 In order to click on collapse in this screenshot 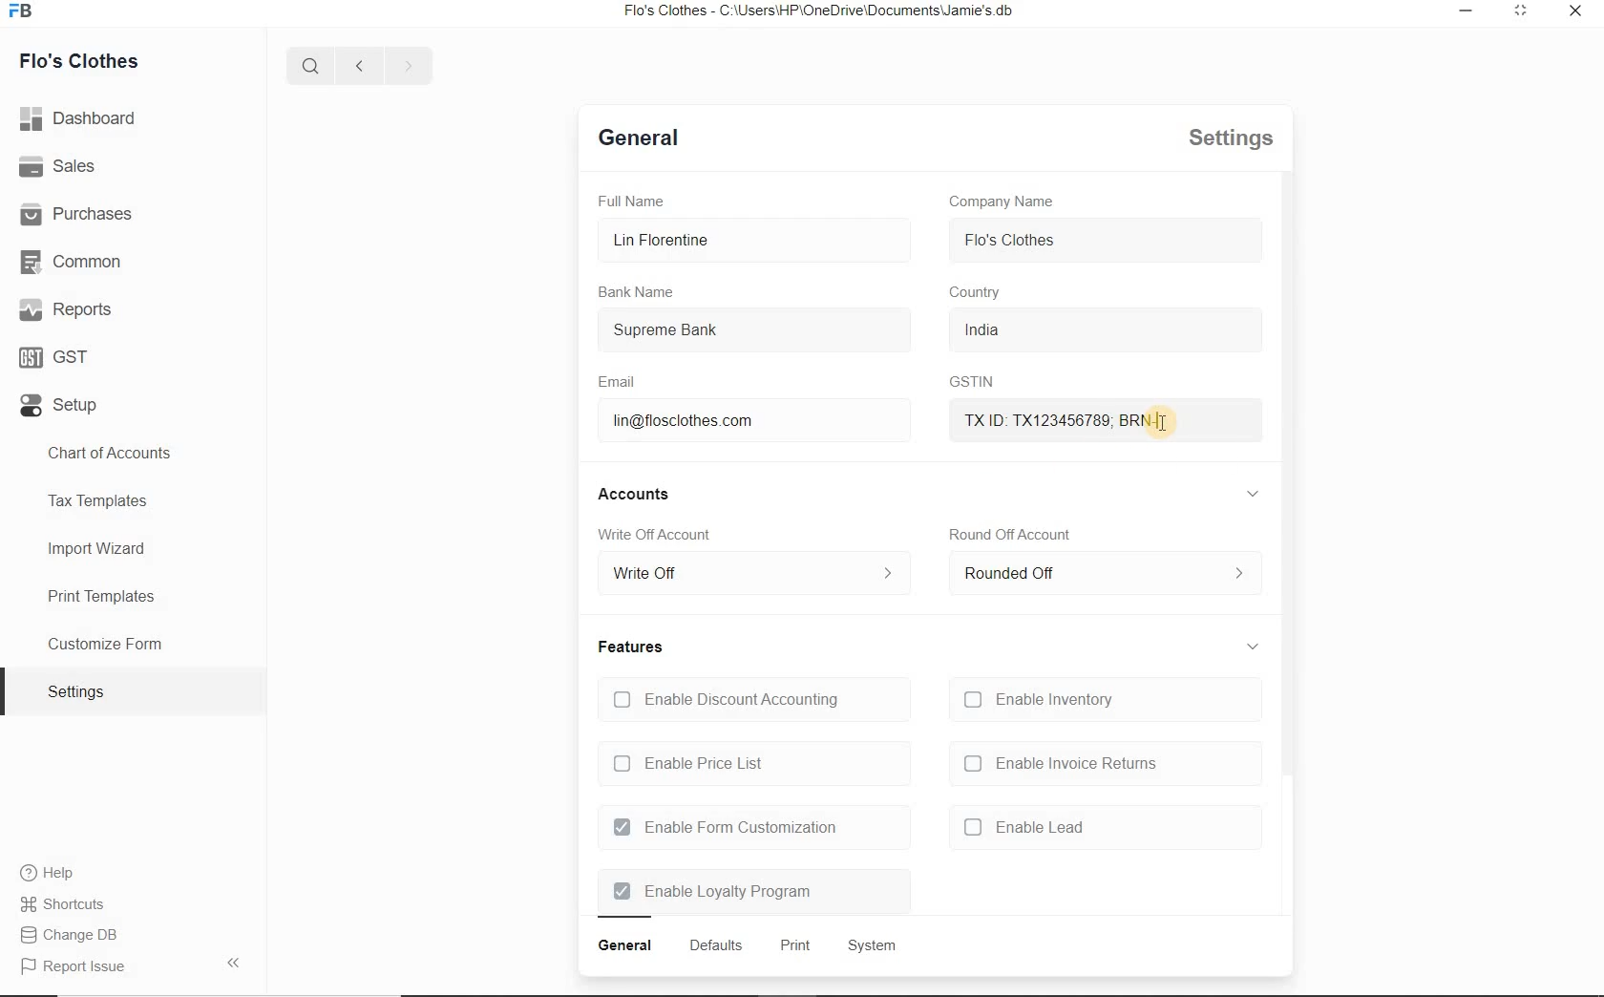, I will do `click(1254, 642)`.